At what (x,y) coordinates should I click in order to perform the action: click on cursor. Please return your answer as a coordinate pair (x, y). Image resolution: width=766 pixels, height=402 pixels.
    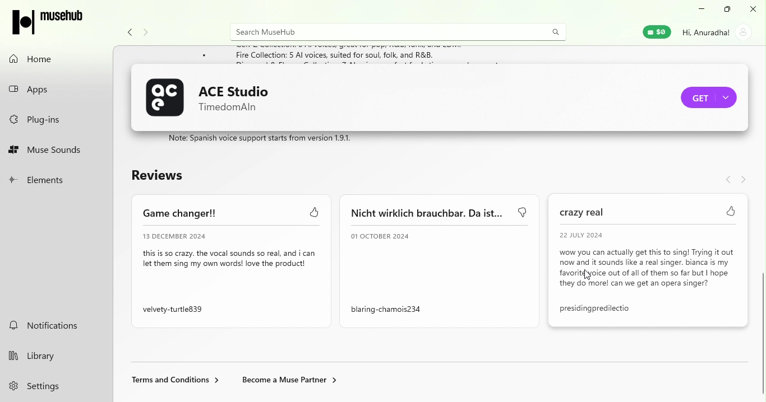
    Looking at the image, I should click on (585, 277).